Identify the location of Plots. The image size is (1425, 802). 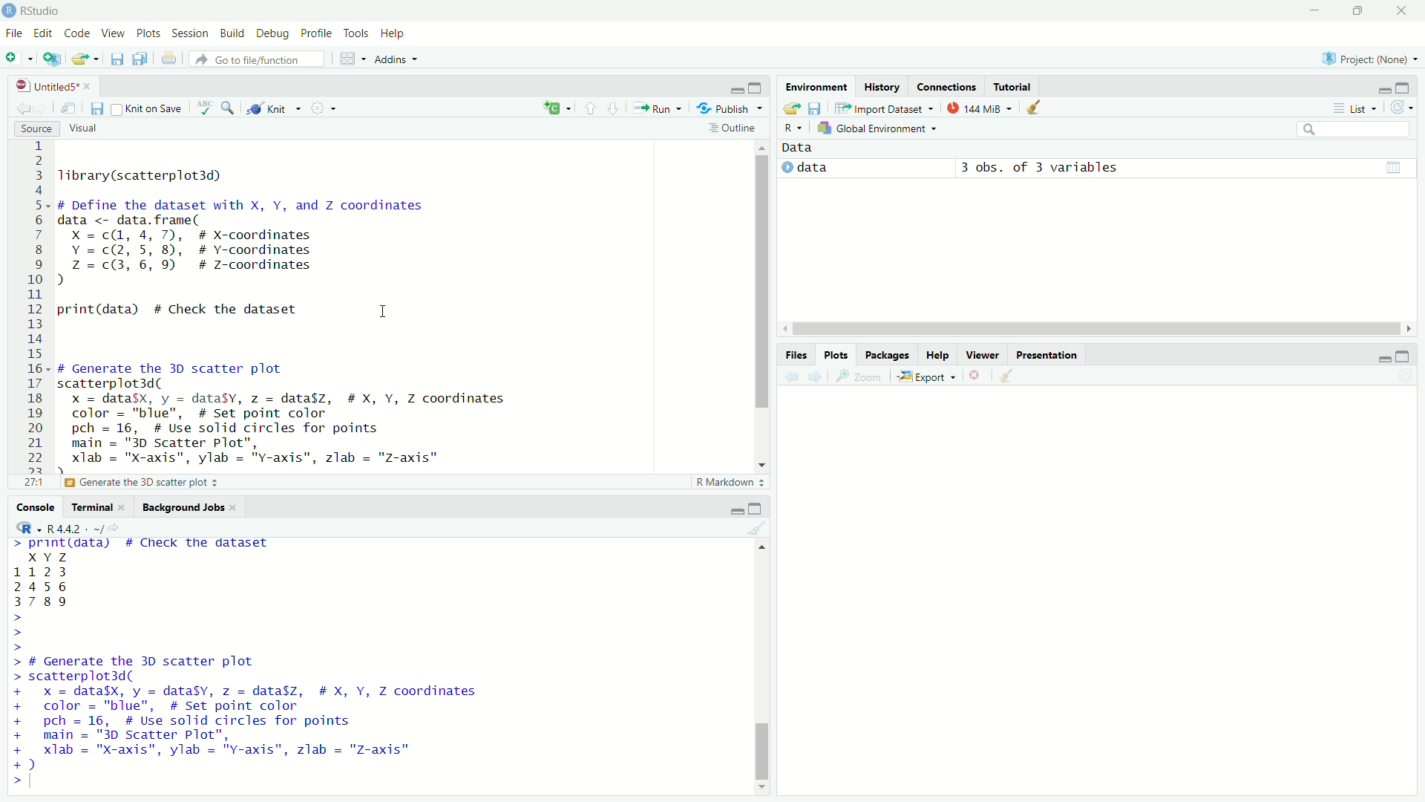
(837, 356).